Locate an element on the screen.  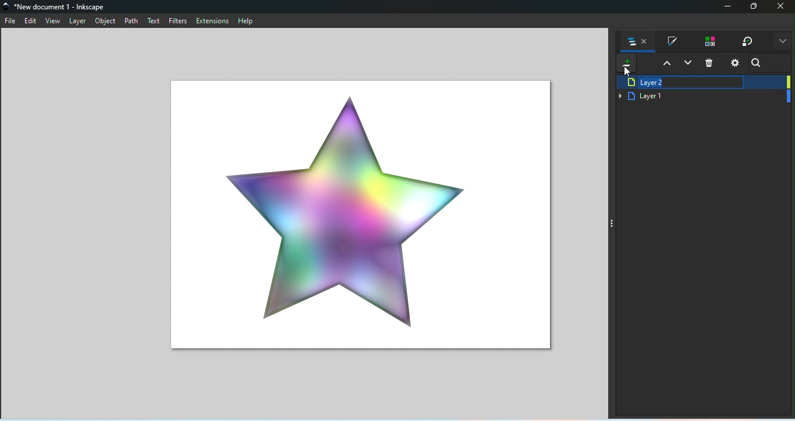
Help is located at coordinates (247, 20).